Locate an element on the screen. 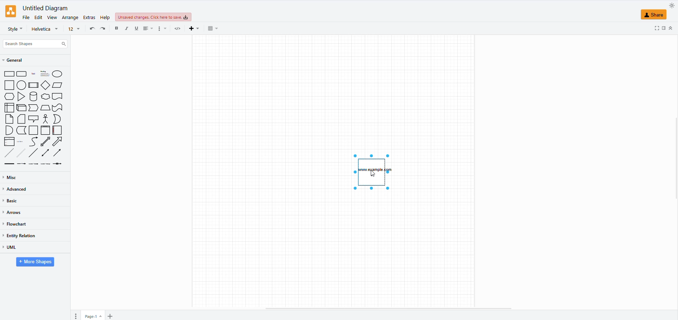 The width and height of the screenshot is (678, 320). general is located at coordinates (14, 60).